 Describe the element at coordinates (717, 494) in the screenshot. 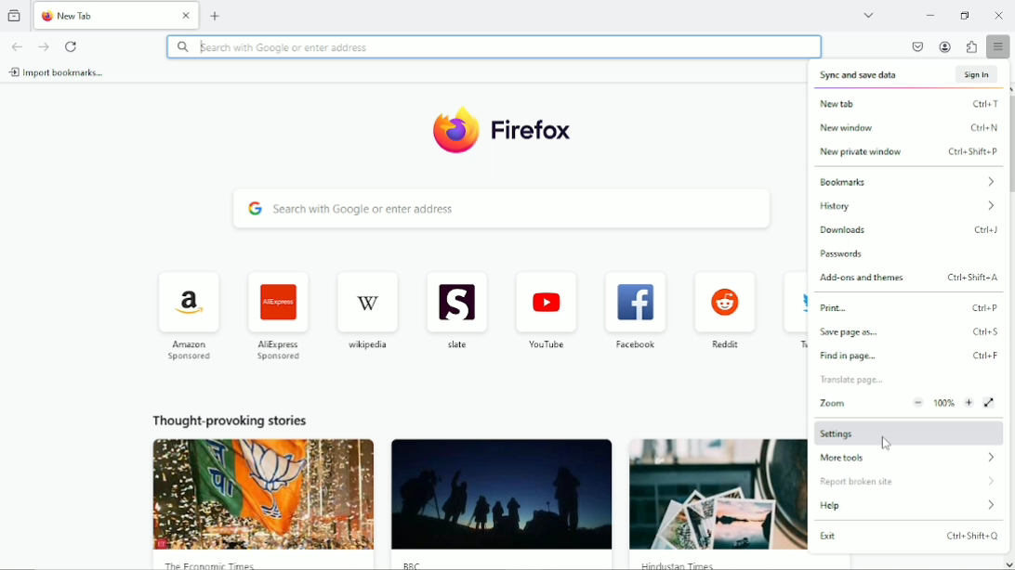

I see `image` at that location.